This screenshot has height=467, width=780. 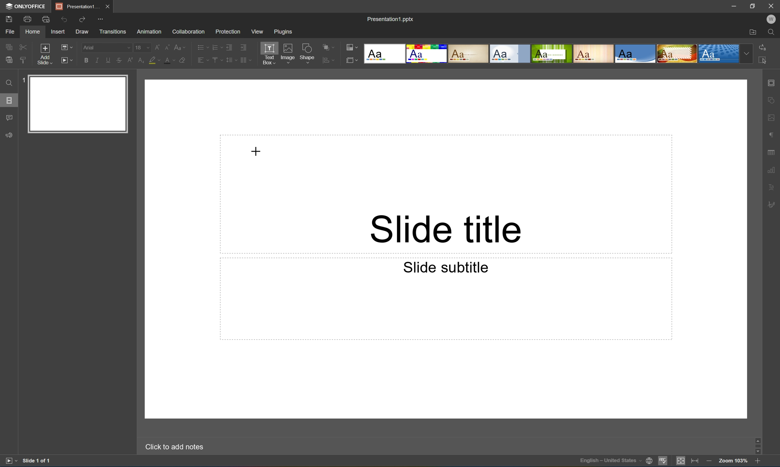 What do you see at coordinates (46, 19) in the screenshot?
I see `Print preview` at bounding box center [46, 19].